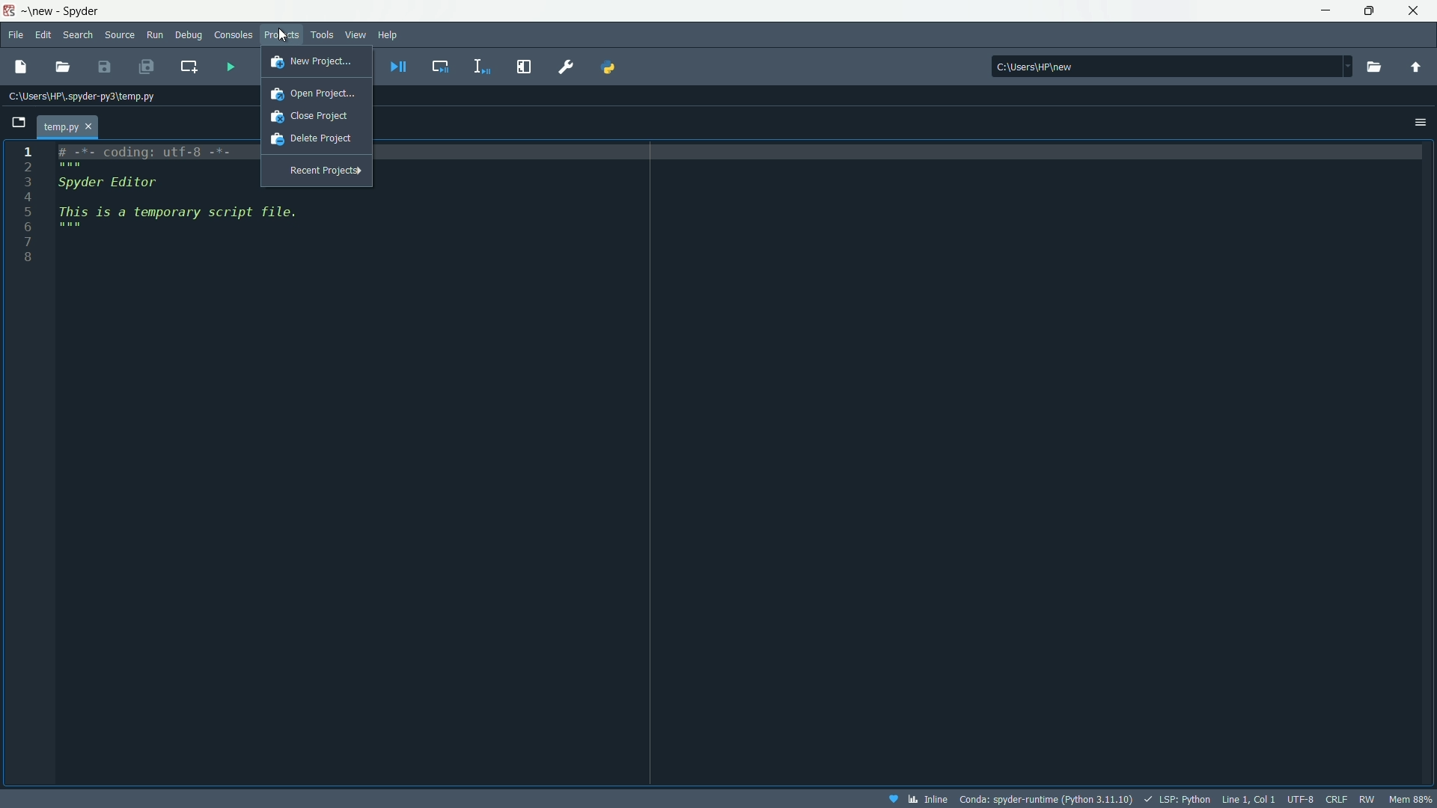 This screenshot has width=1437, height=808. What do you see at coordinates (1340, 798) in the screenshot?
I see `crlf` at bounding box center [1340, 798].